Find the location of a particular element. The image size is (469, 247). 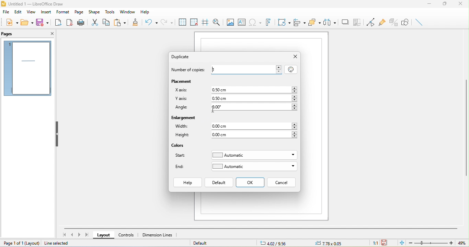

helping while moving is located at coordinates (205, 21).